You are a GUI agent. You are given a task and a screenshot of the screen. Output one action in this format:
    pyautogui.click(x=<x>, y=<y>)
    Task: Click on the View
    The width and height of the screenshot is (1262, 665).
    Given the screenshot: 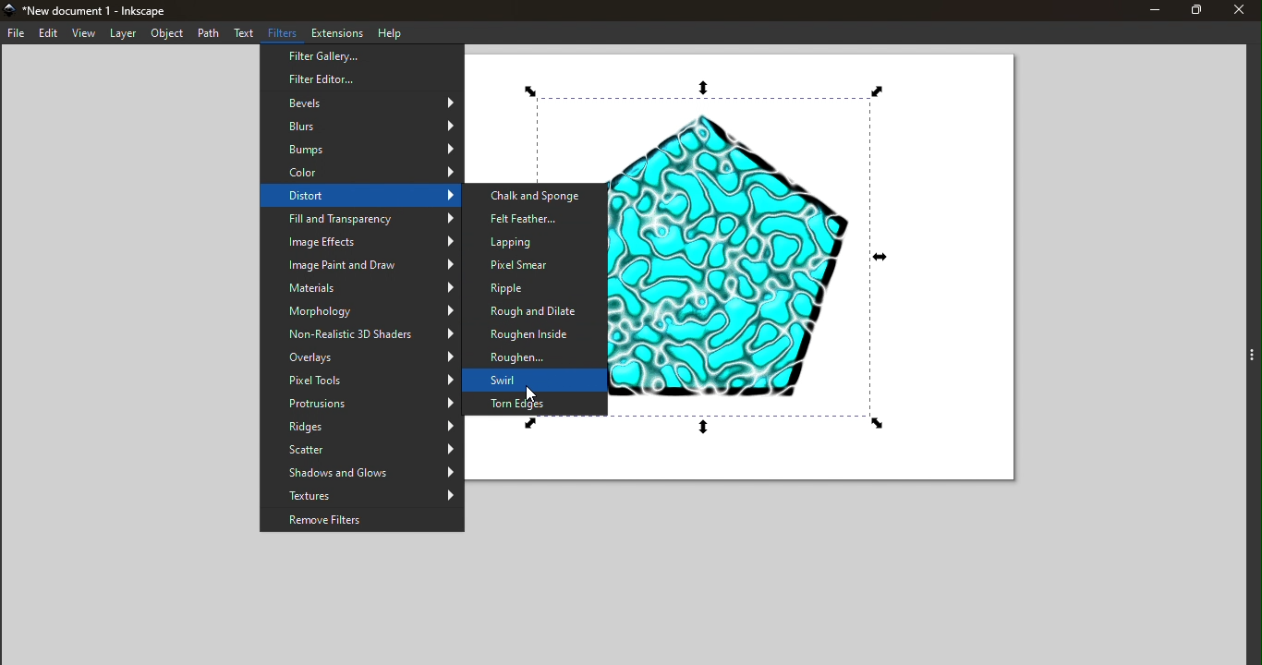 What is the action you would take?
    pyautogui.click(x=84, y=35)
    